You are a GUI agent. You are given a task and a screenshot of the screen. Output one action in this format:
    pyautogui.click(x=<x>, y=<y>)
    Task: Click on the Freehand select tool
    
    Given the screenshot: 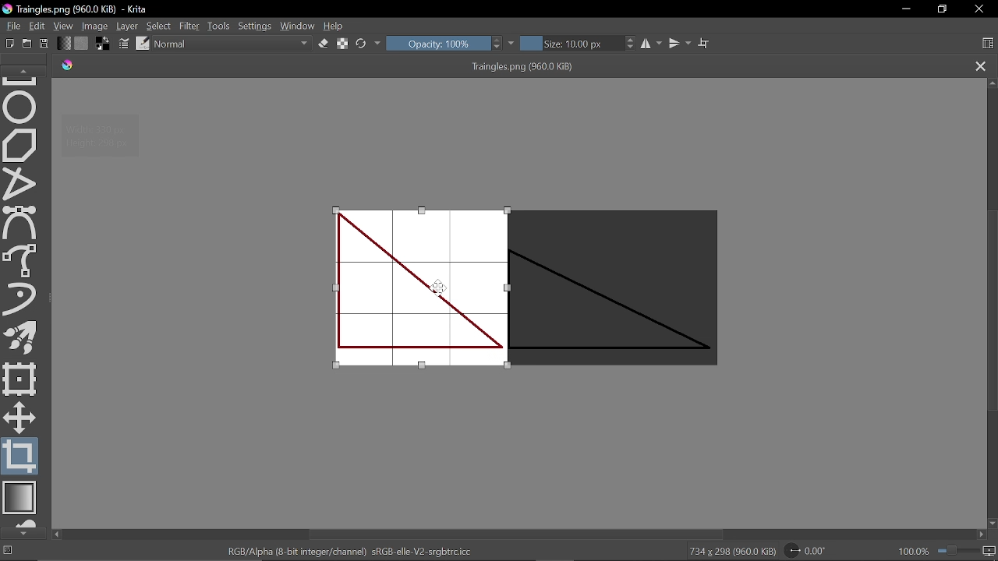 What is the action you would take?
    pyautogui.click(x=22, y=259)
    